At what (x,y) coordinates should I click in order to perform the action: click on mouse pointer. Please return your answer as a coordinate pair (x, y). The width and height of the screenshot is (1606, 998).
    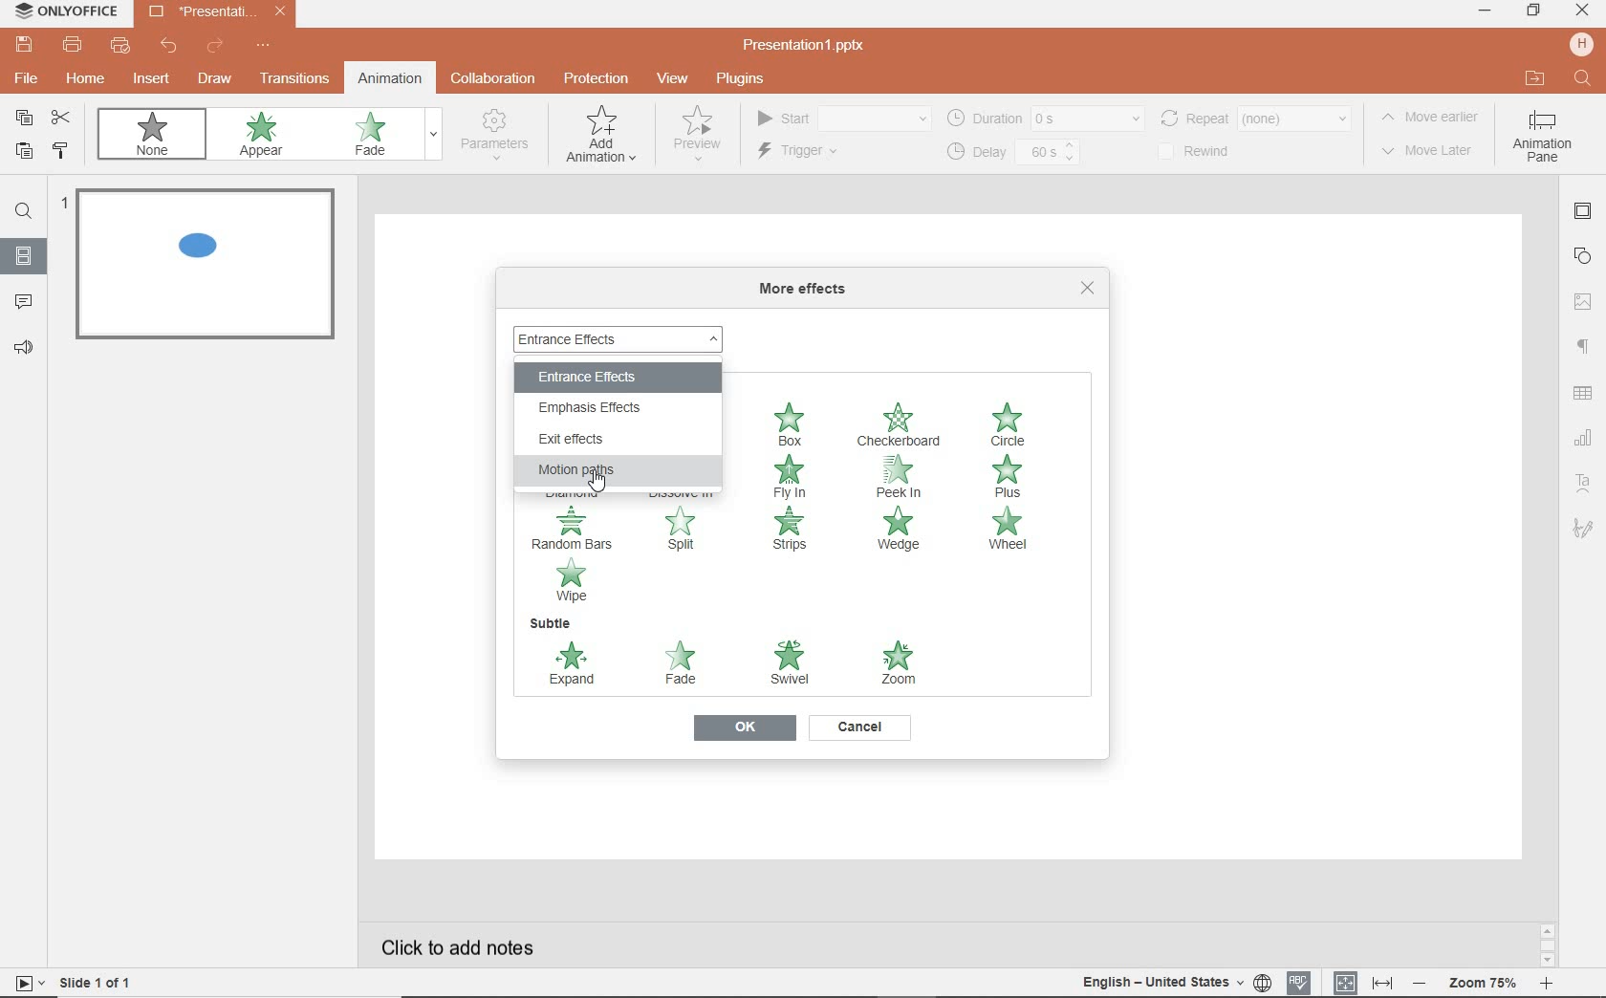
    Looking at the image, I should click on (599, 489).